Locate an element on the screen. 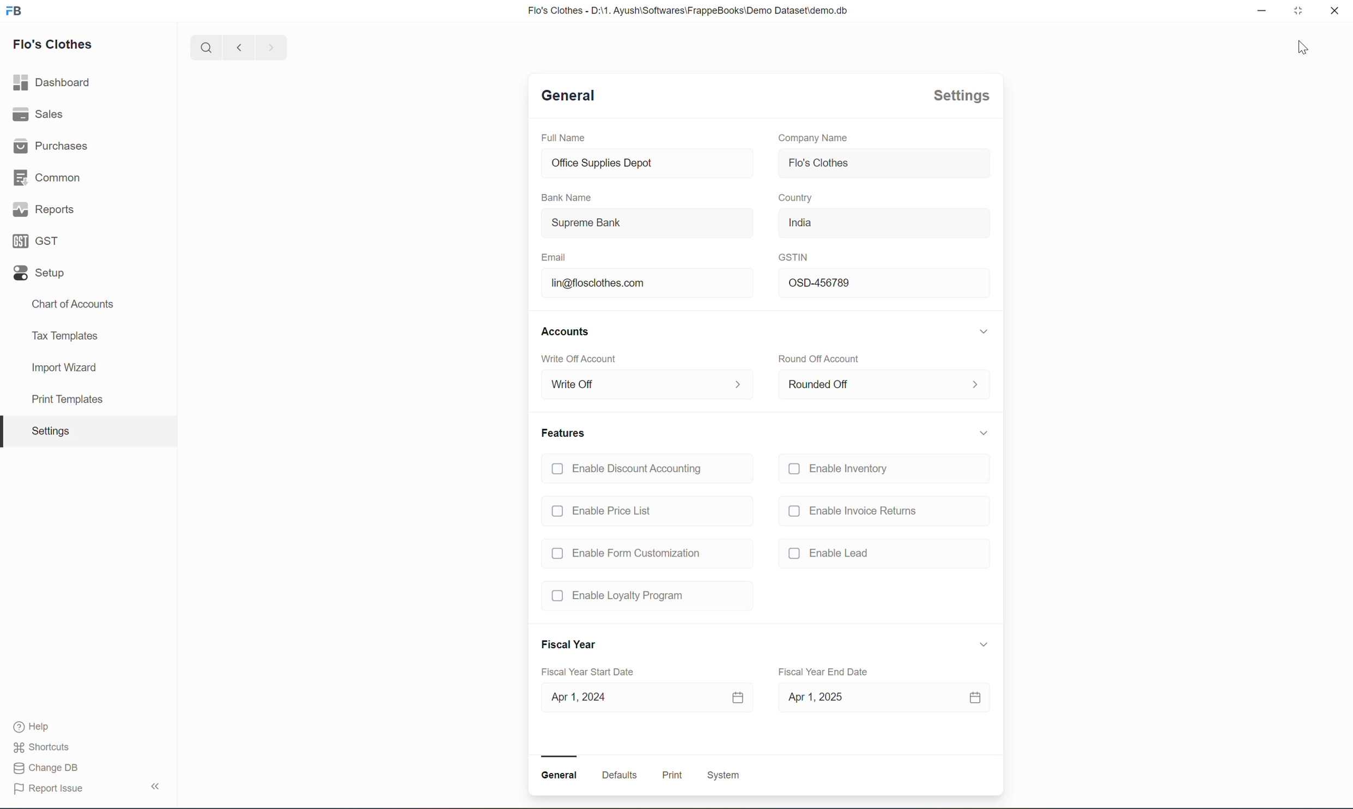  GST is located at coordinates (37, 241).